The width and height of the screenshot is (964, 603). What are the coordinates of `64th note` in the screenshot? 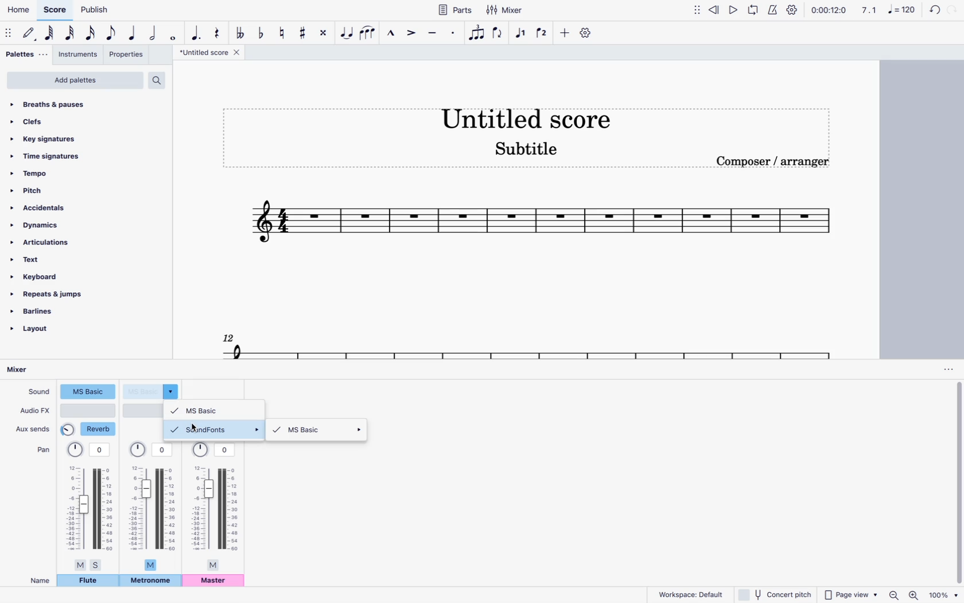 It's located at (49, 34).